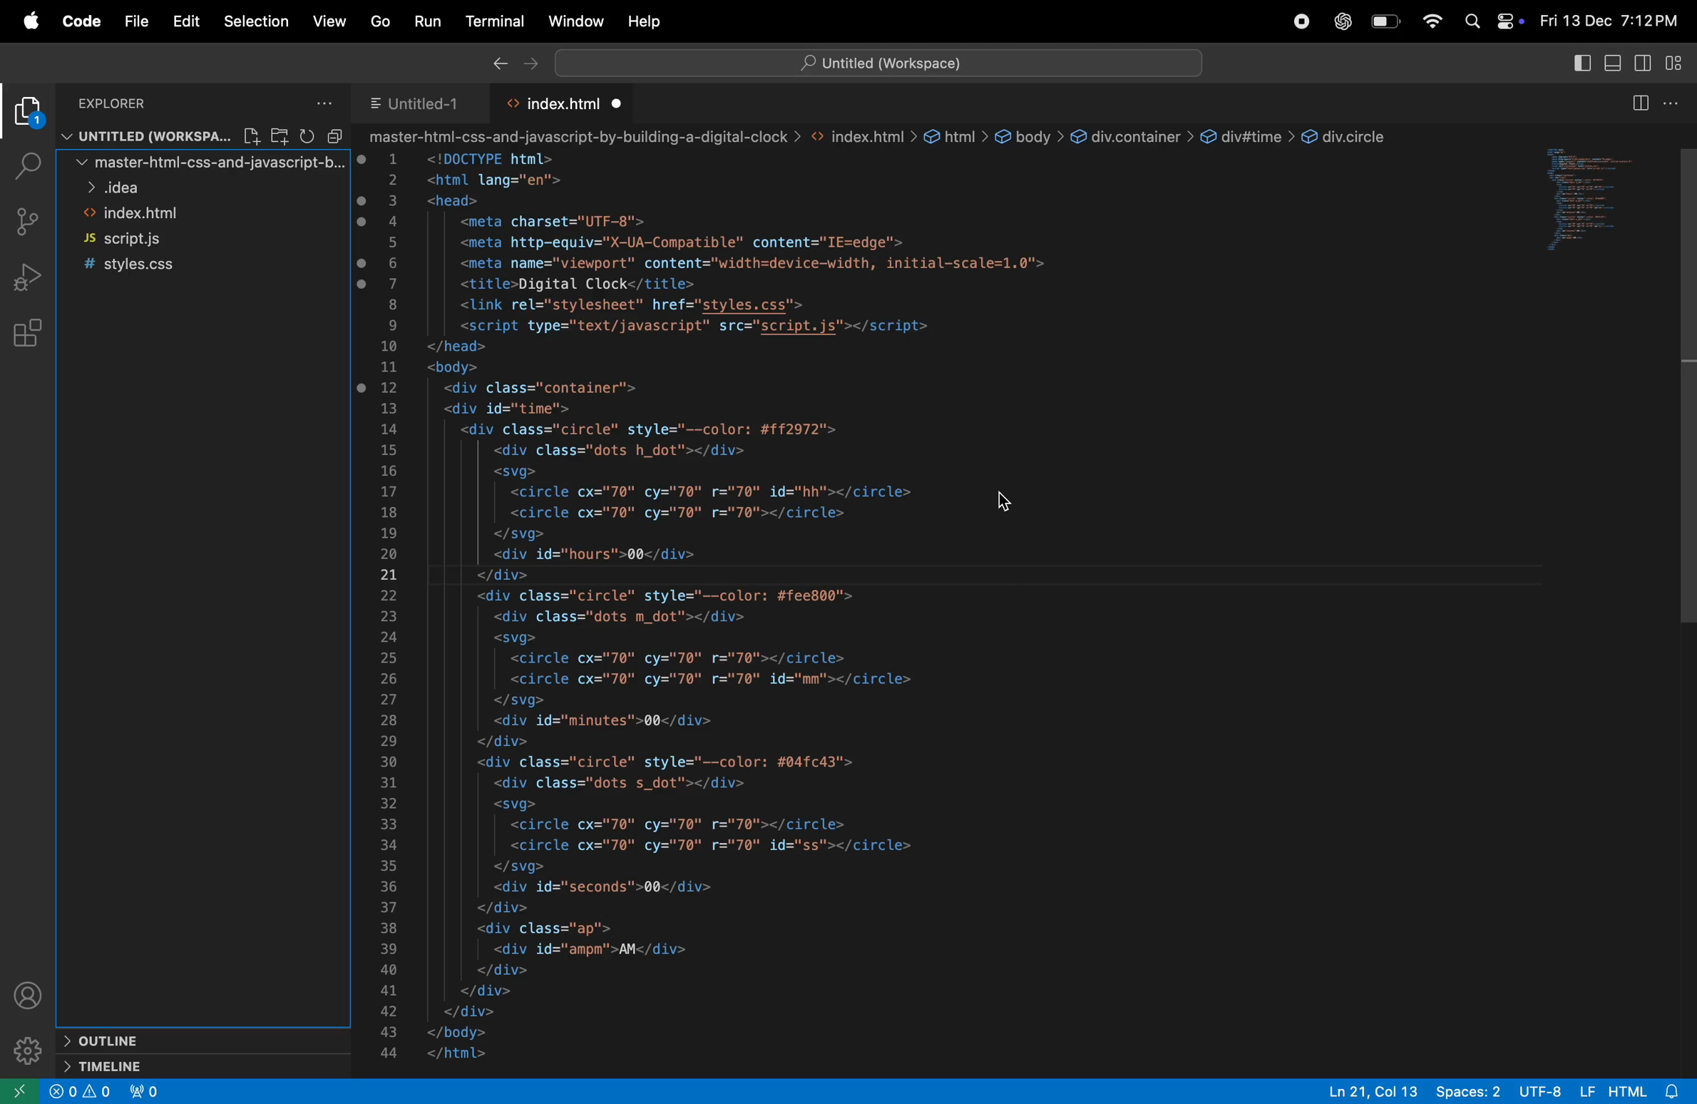 This screenshot has height=1104, width=1697. I want to click on code, so click(81, 24).